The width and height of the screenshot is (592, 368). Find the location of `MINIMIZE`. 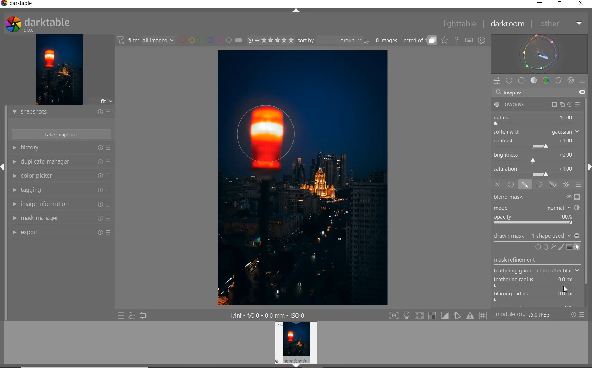

MINIMIZE is located at coordinates (539, 4).